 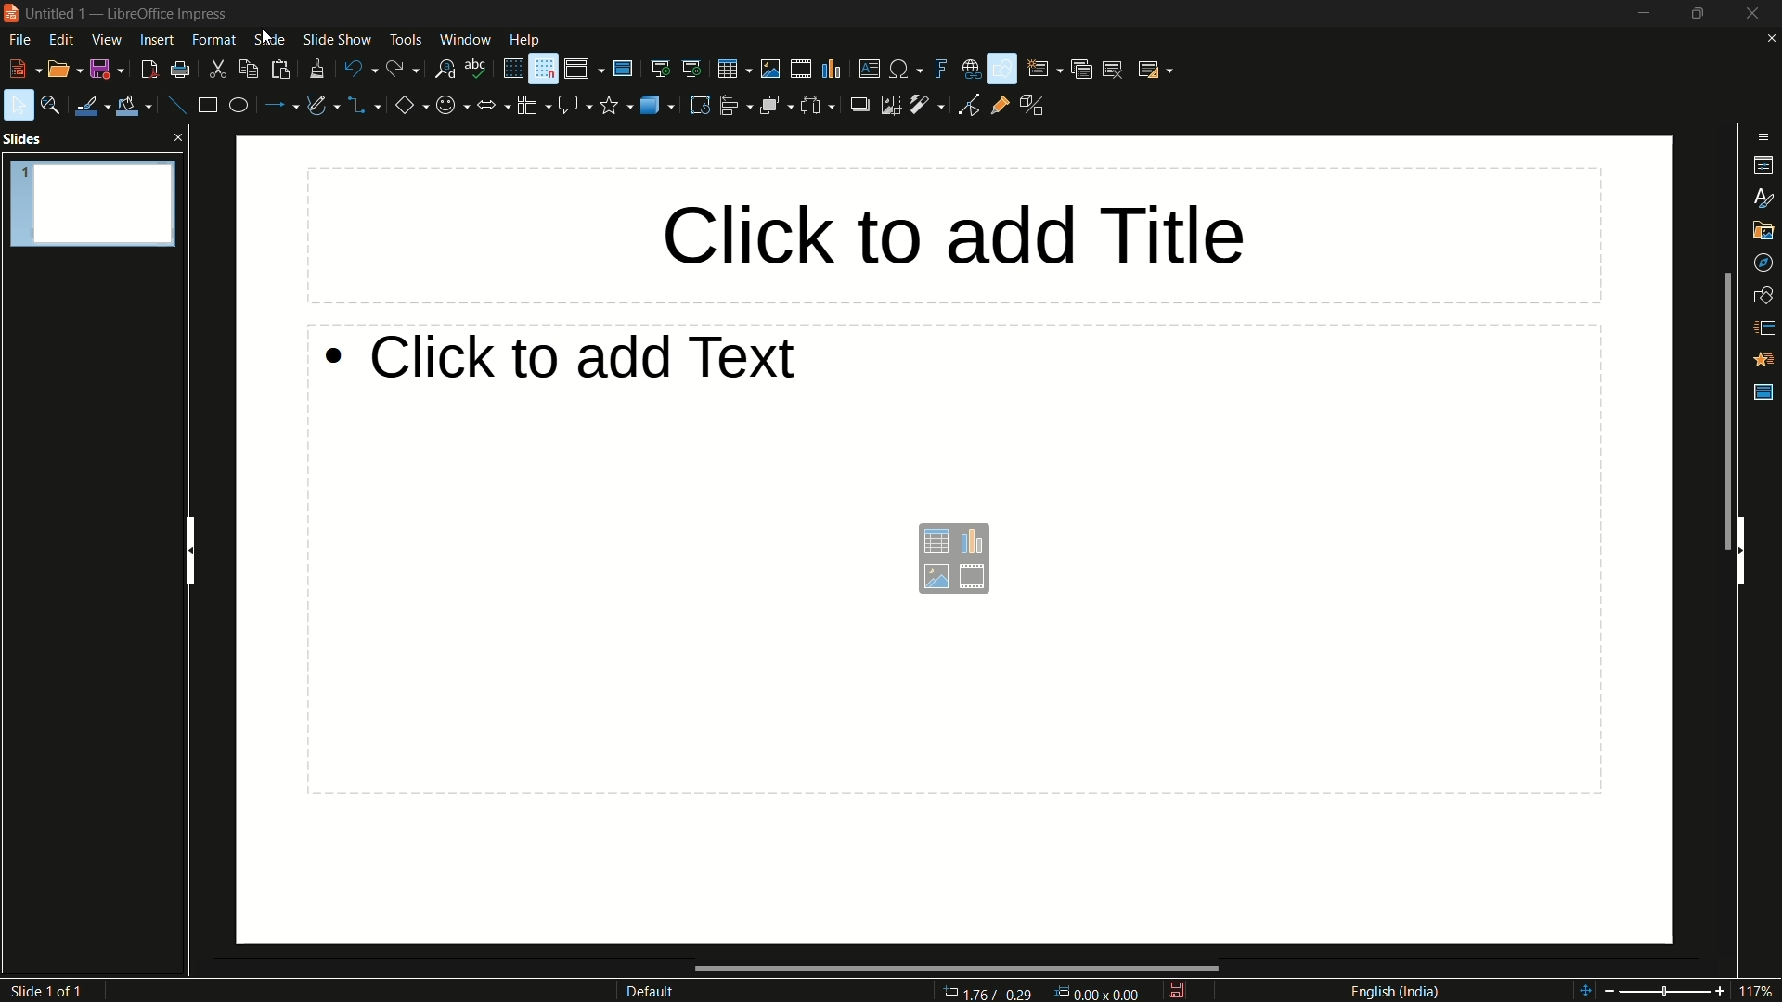 What do you see at coordinates (465, 40) in the screenshot?
I see `window menu` at bounding box center [465, 40].